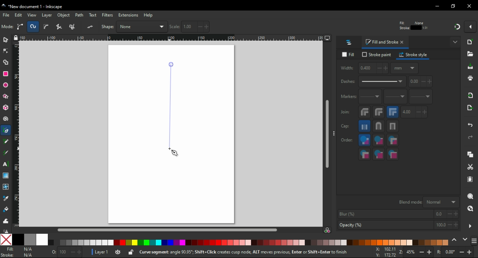 This screenshot has height=258, width=478. What do you see at coordinates (470, 211) in the screenshot?
I see `zoom drawing` at bounding box center [470, 211].